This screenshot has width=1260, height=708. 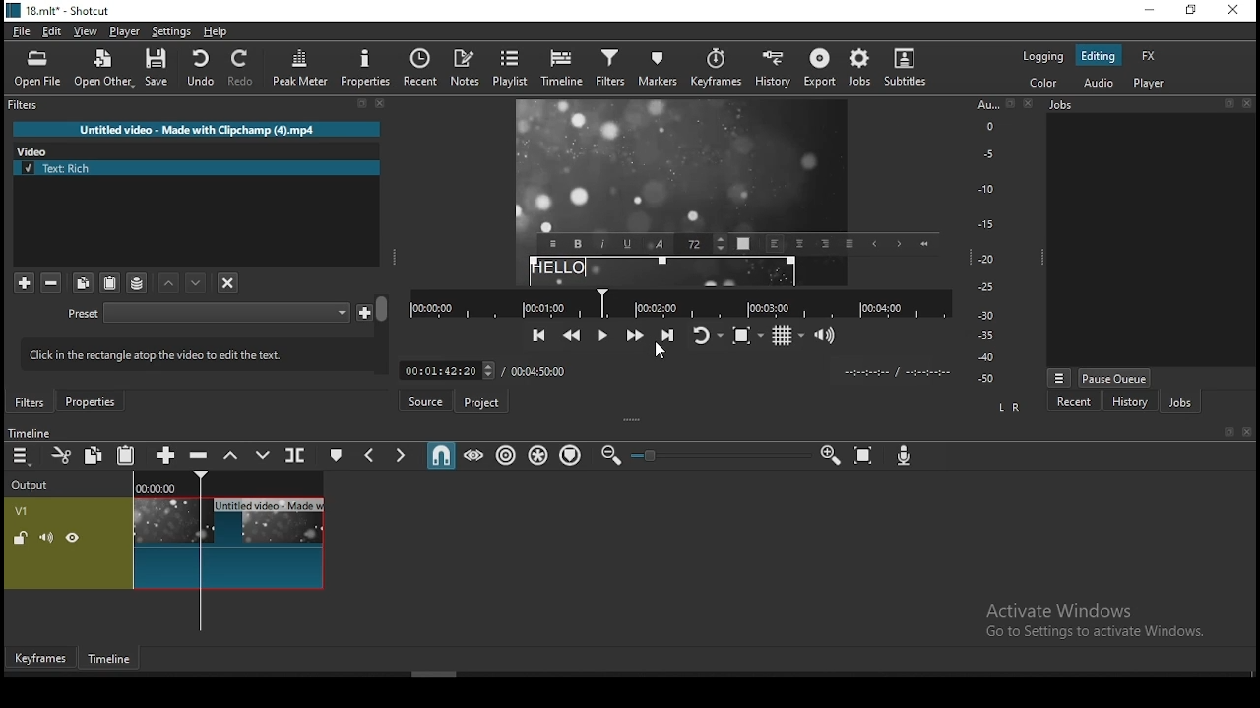 What do you see at coordinates (541, 370) in the screenshot?
I see `total time` at bounding box center [541, 370].